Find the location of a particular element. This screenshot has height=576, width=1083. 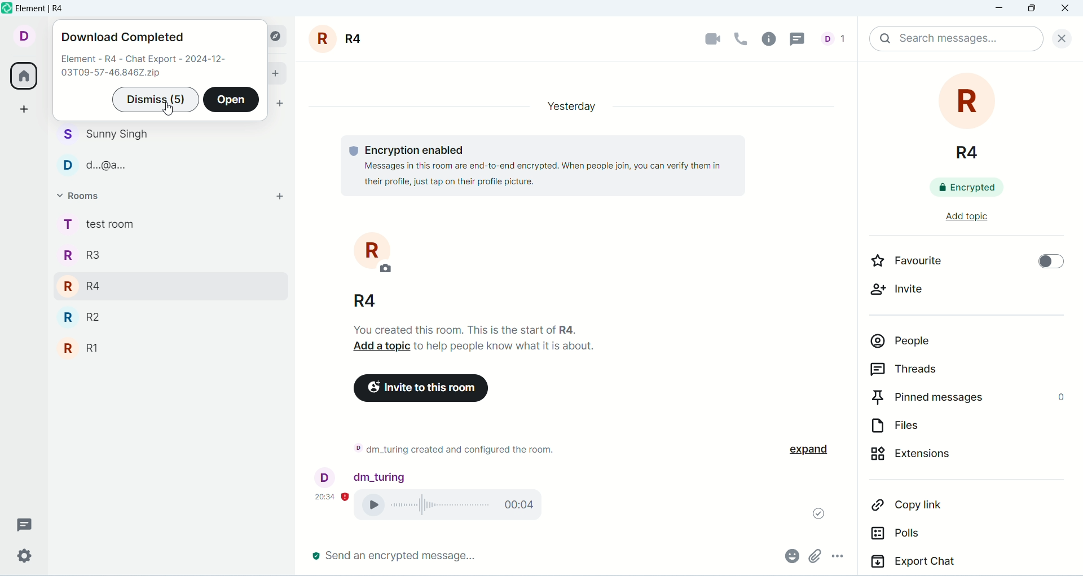

day is located at coordinates (567, 105).